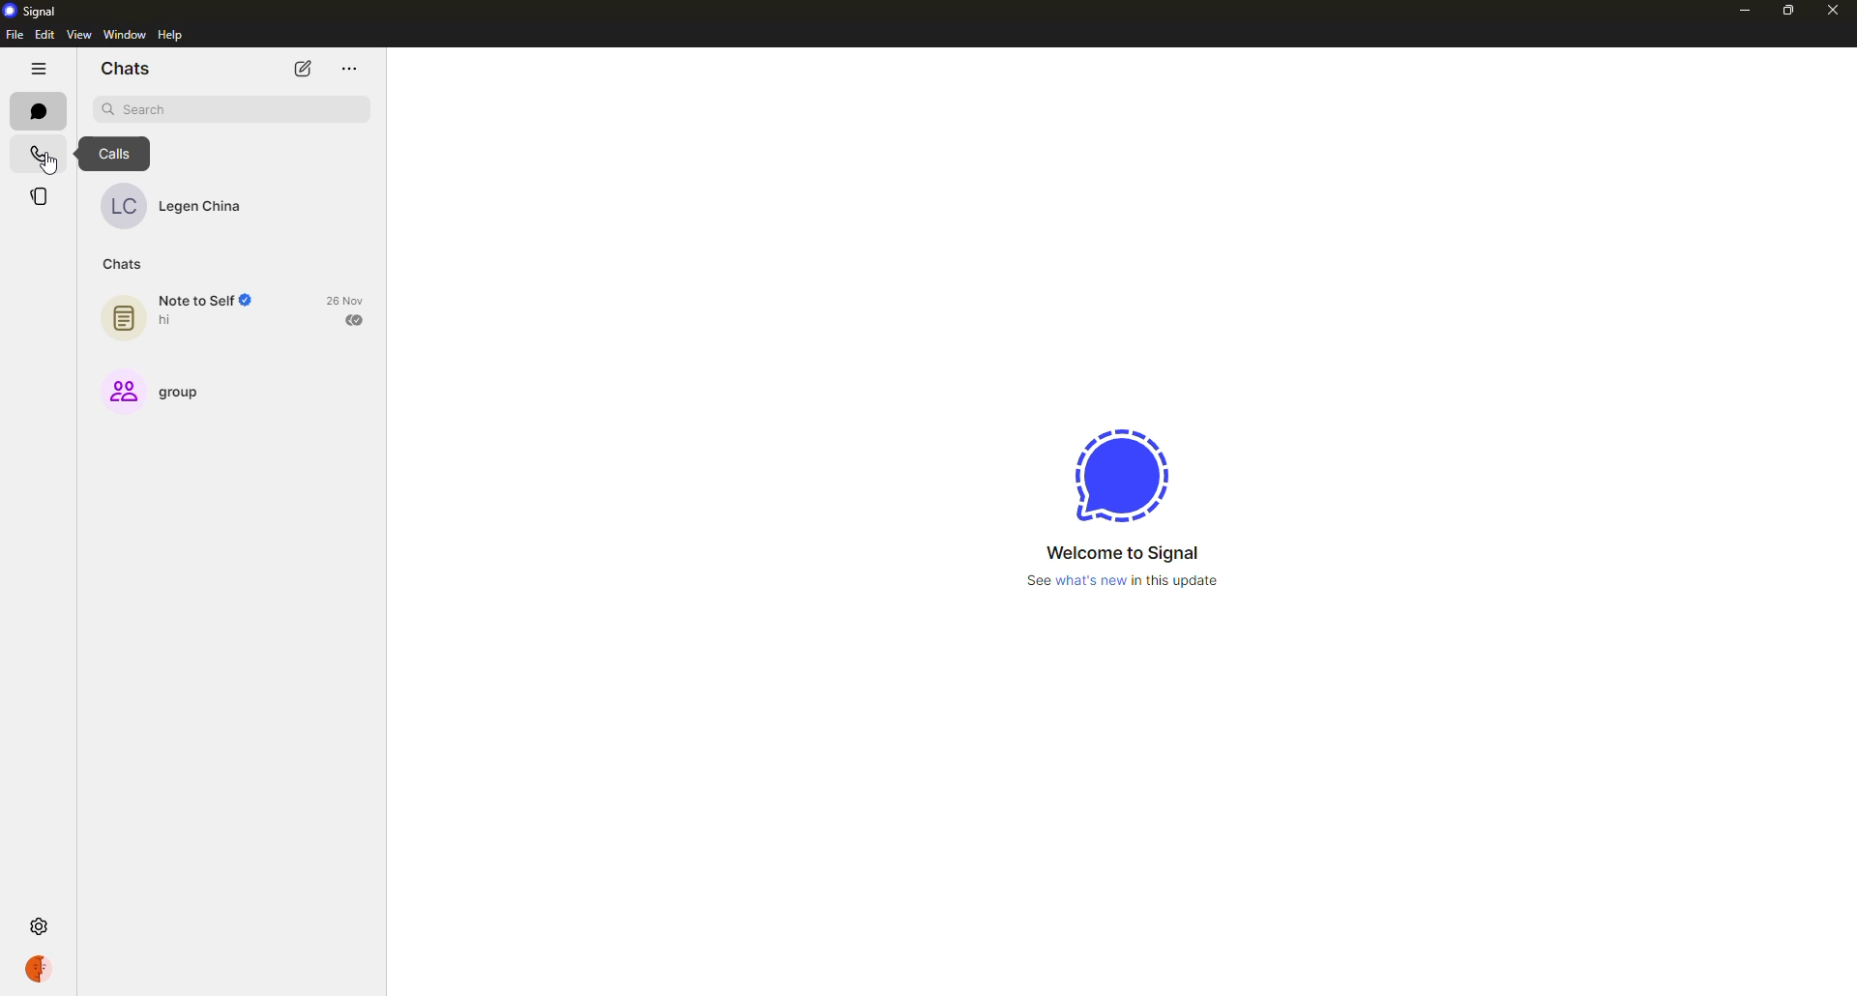 This screenshot has width=1857, height=996. Describe the element at coordinates (354, 320) in the screenshot. I see `sent` at that location.